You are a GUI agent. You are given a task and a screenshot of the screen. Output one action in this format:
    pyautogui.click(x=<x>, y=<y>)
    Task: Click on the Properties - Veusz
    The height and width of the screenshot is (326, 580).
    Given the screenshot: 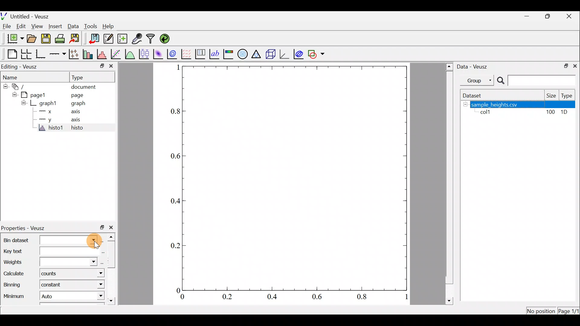 What is the action you would take?
    pyautogui.click(x=27, y=227)
    